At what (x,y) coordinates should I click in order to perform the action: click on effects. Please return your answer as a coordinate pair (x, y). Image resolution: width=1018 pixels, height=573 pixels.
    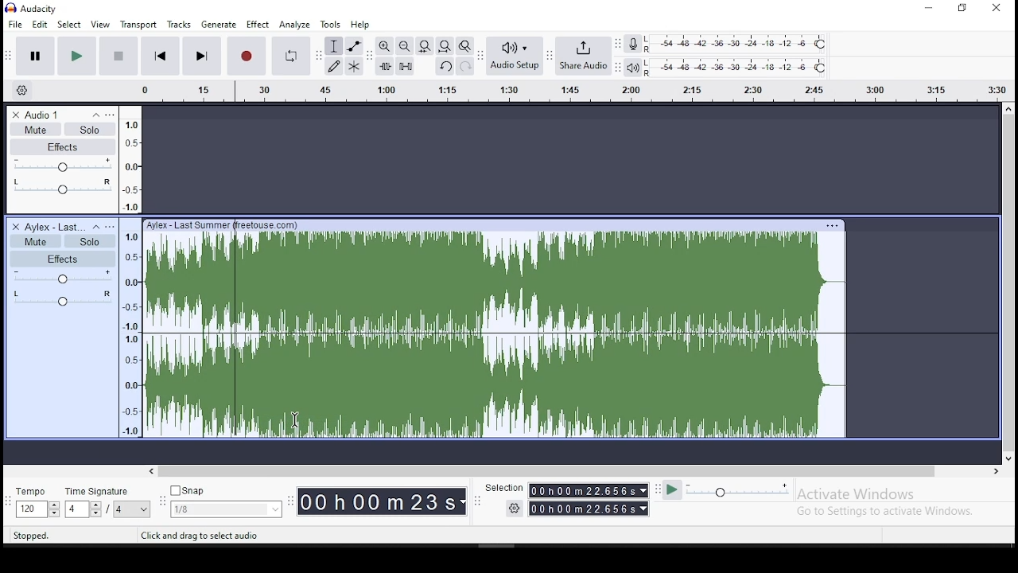
    Looking at the image, I should click on (64, 146).